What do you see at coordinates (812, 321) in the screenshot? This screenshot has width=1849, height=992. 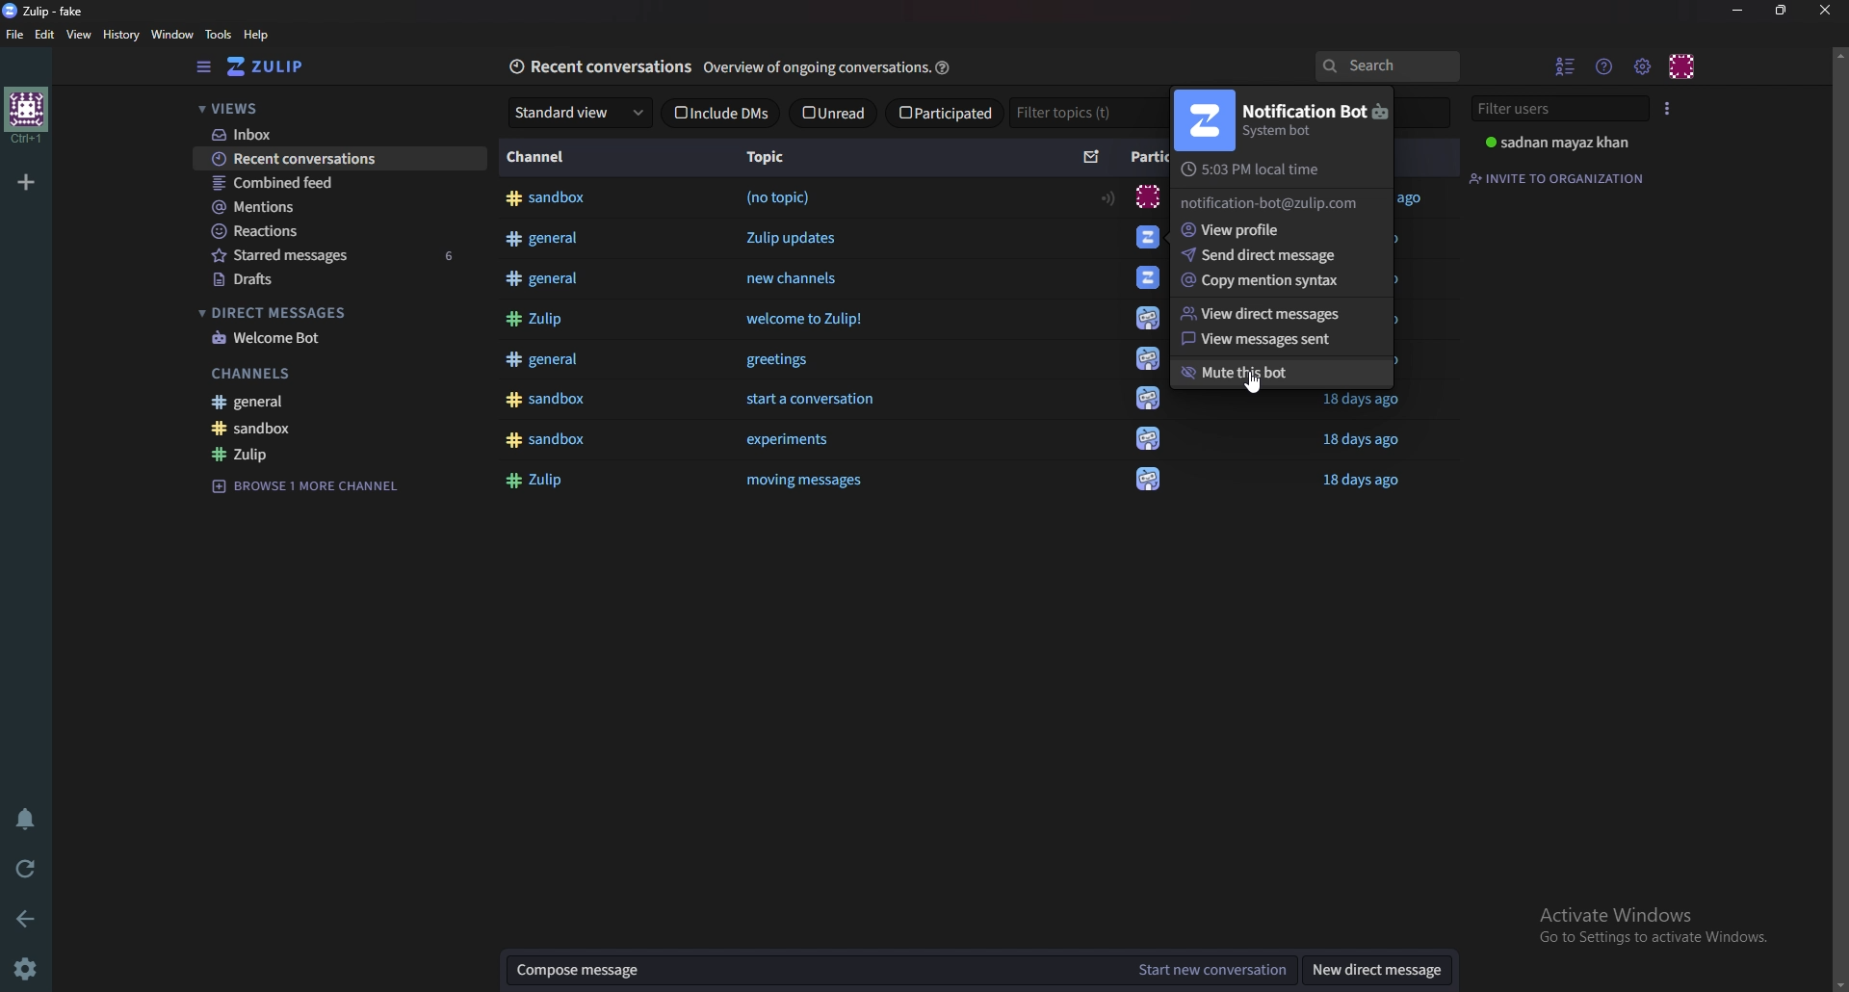 I see `welcome to Zulip!` at bounding box center [812, 321].